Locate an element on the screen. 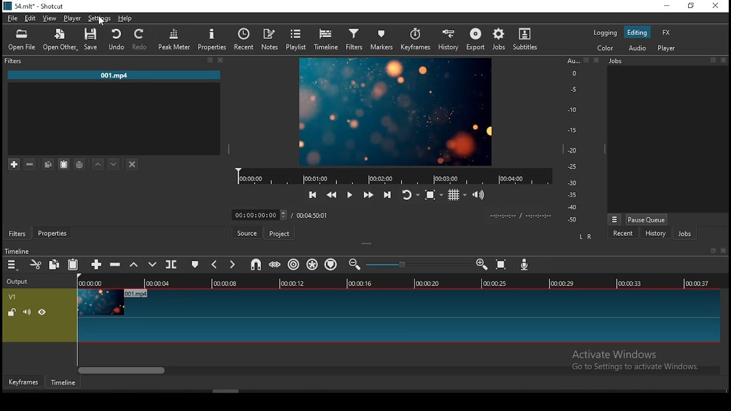  properties is located at coordinates (51, 231).